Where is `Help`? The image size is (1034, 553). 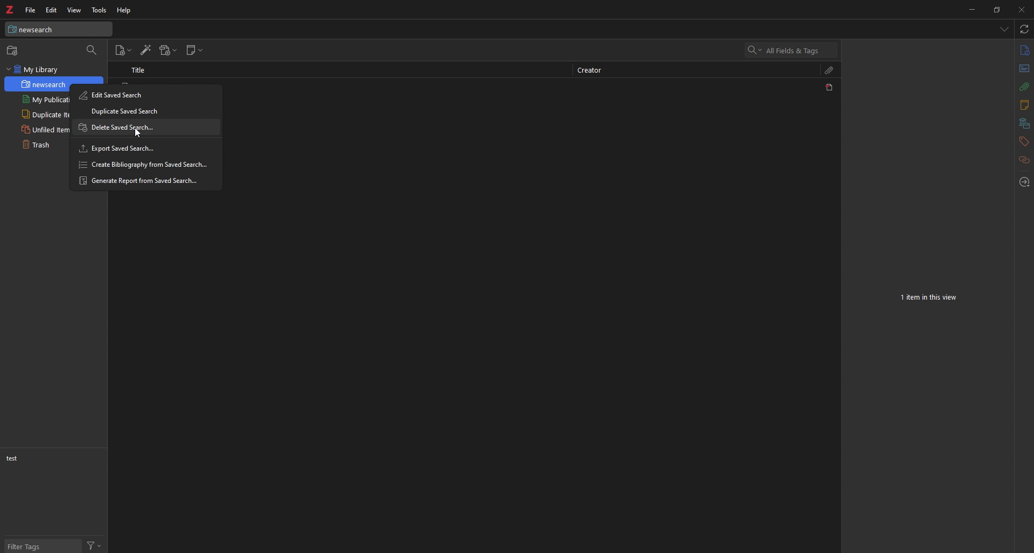 Help is located at coordinates (121, 10).